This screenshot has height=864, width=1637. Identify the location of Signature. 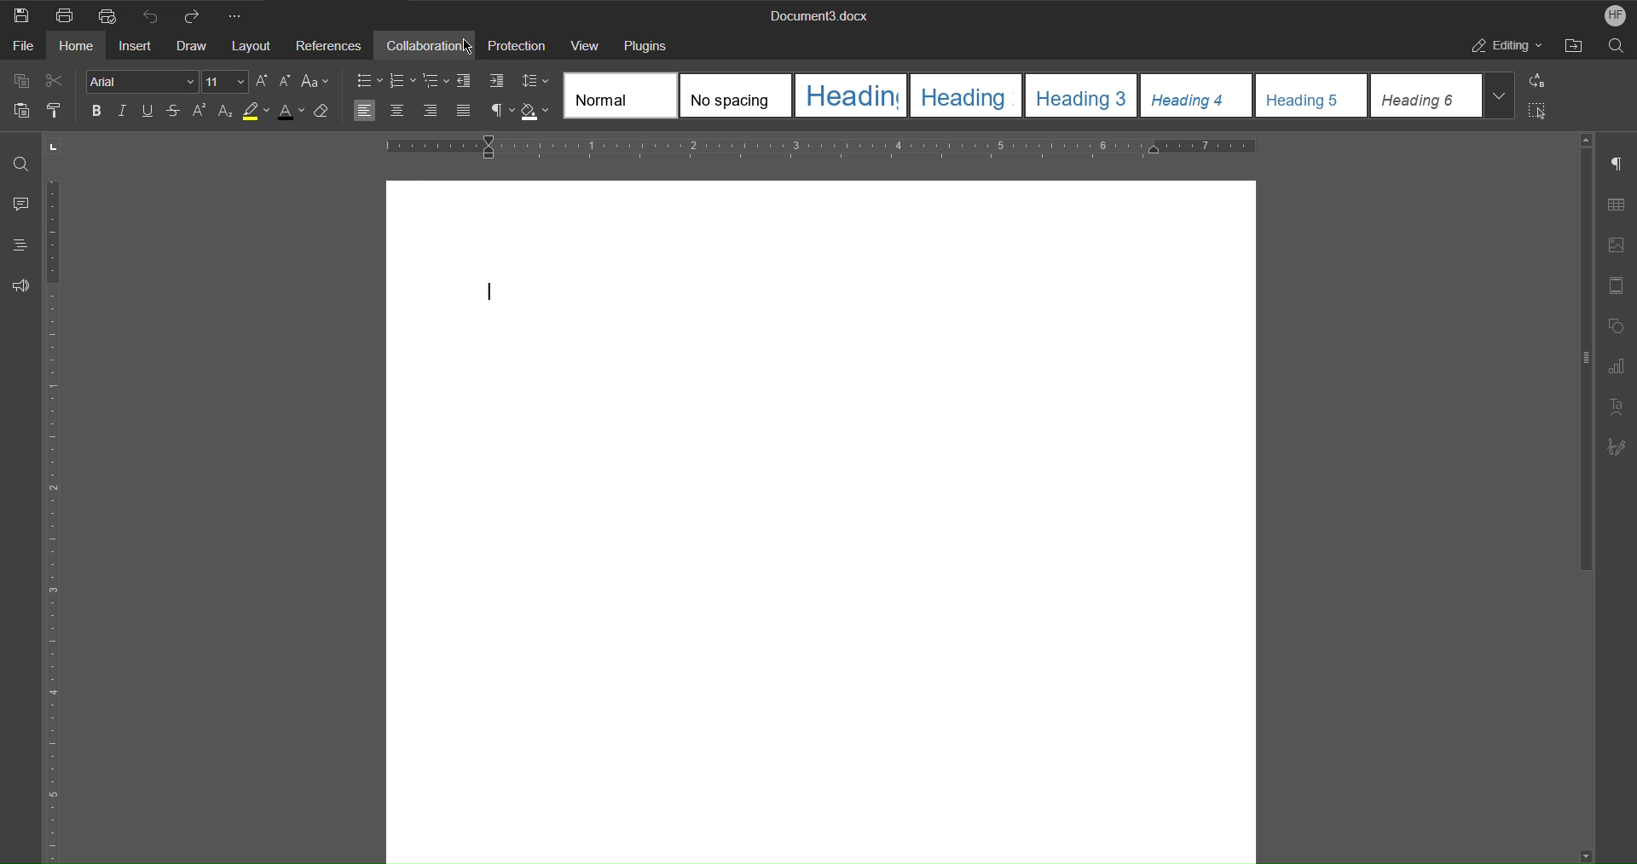
(1618, 447).